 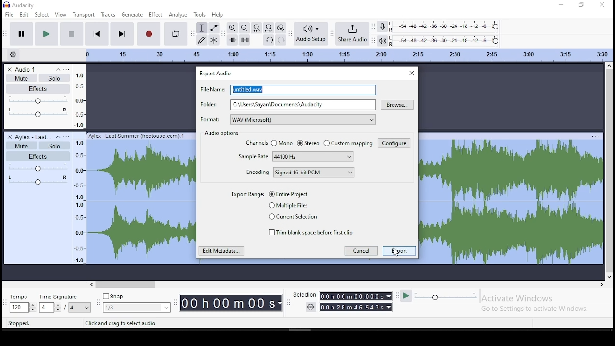 I want to click on mute, so click(x=22, y=146).